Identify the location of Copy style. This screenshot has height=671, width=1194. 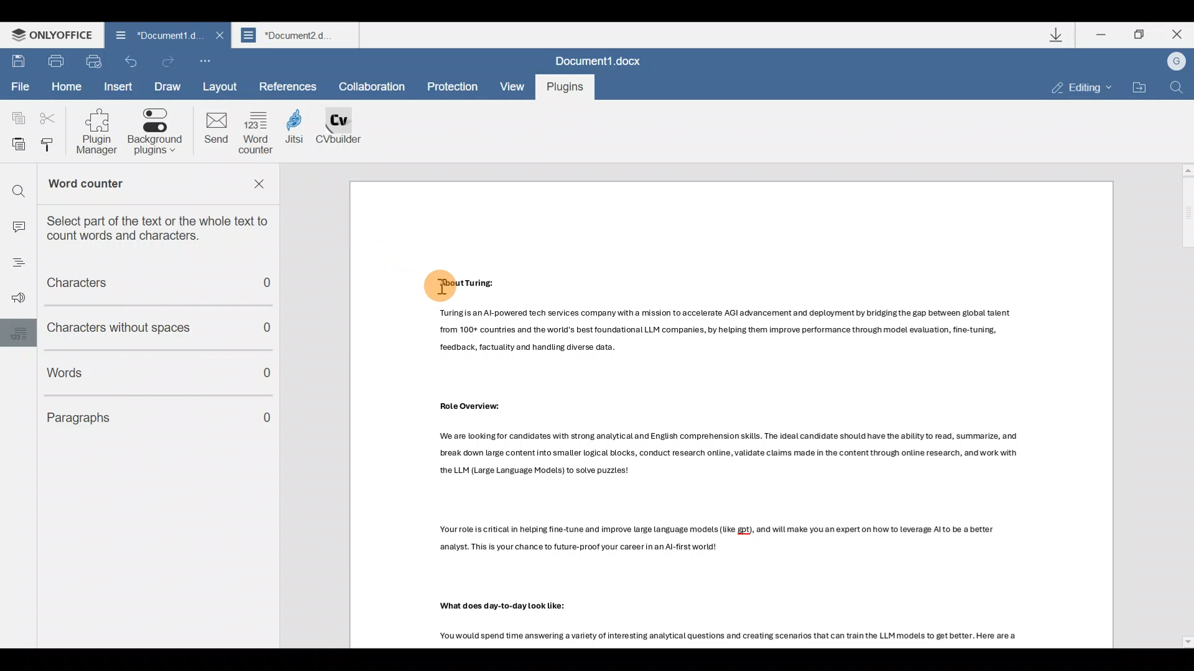
(52, 147).